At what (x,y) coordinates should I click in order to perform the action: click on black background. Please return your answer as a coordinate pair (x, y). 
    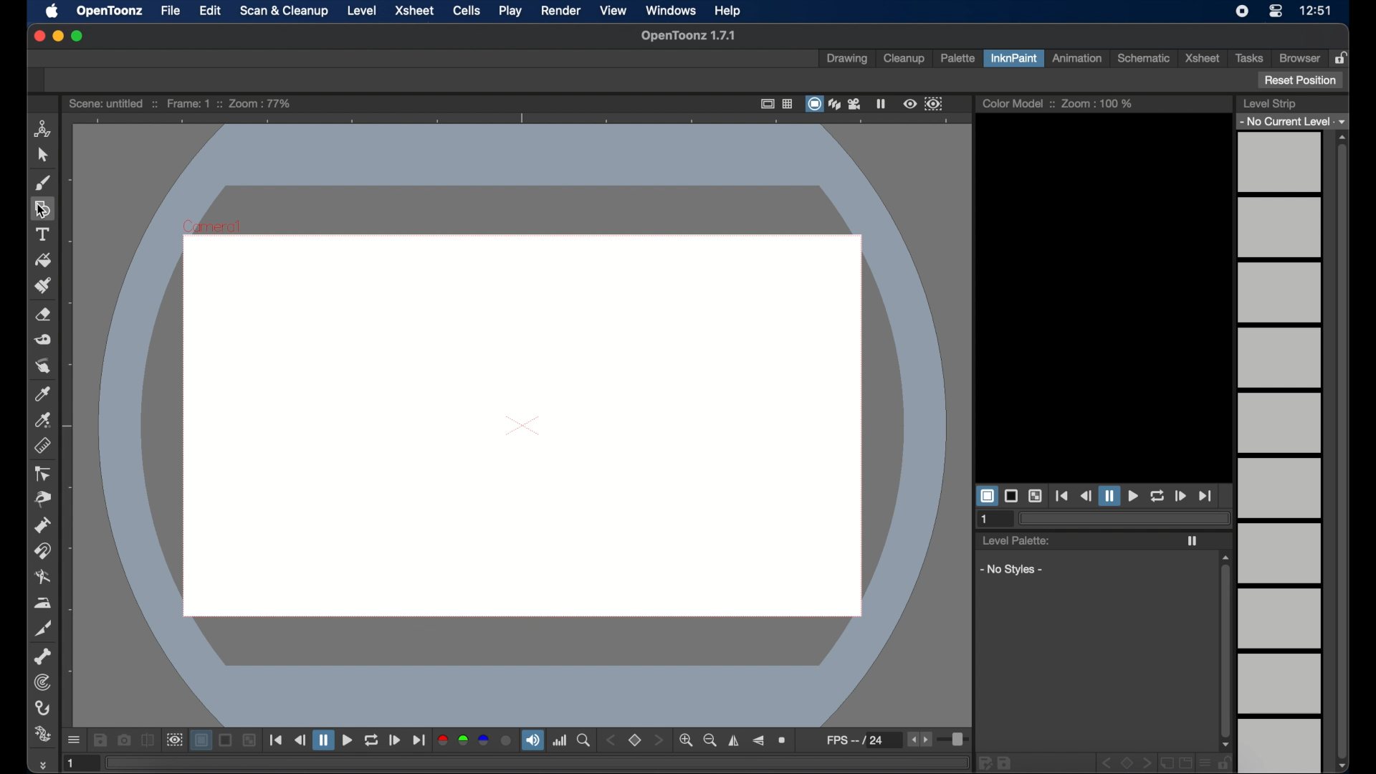
    Looking at the image, I should click on (1011, 495).